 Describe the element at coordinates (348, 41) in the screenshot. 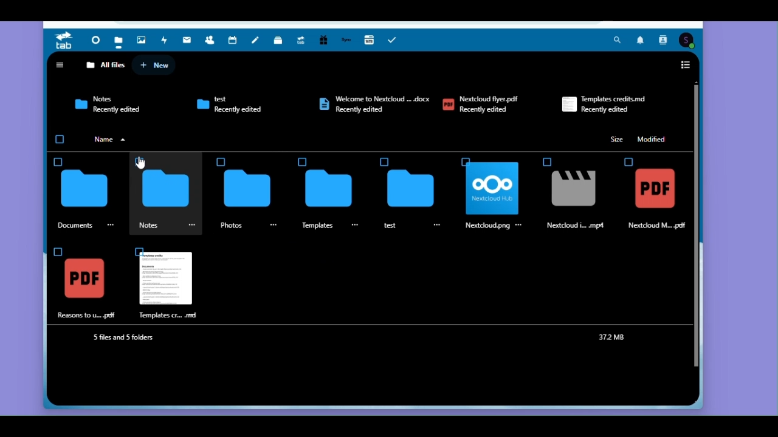

I see `Synology` at that location.